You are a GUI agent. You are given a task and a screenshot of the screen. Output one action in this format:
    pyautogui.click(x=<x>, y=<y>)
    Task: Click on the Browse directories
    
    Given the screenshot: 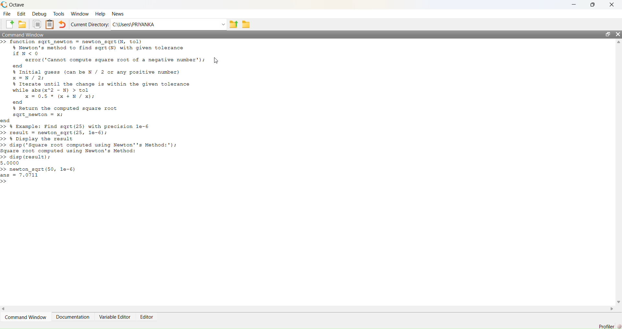 What is the action you would take?
    pyautogui.click(x=246, y=24)
    